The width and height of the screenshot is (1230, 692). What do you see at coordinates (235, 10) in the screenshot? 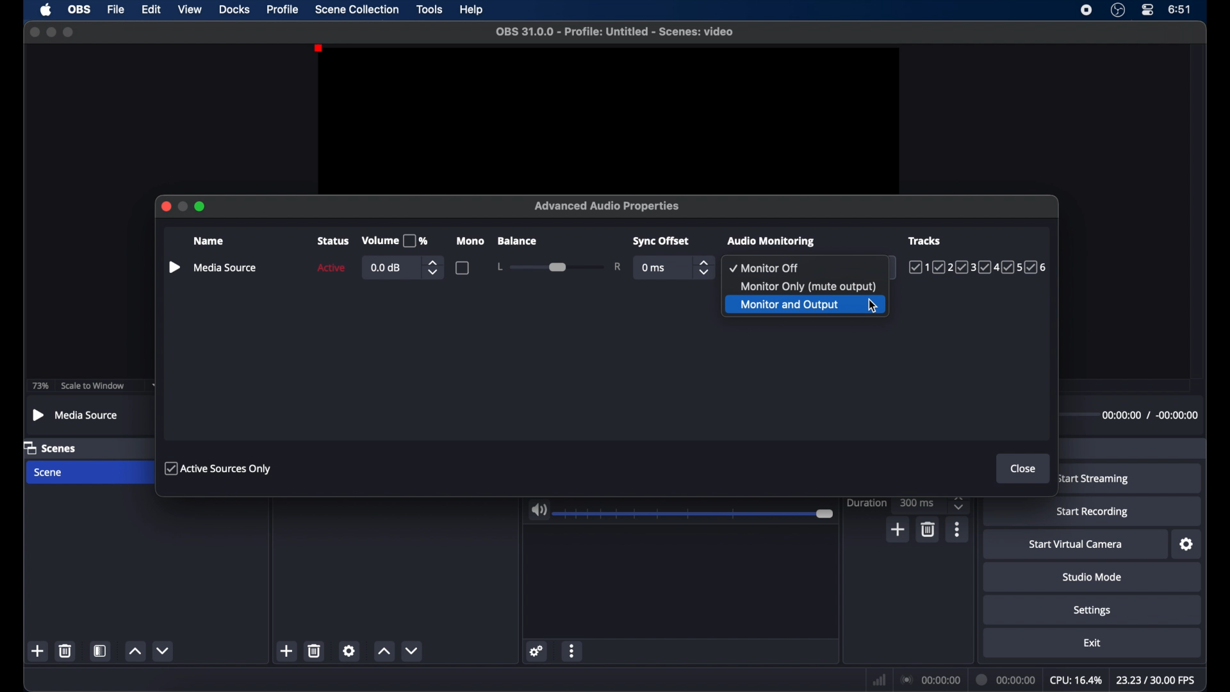
I see `docks` at bounding box center [235, 10].